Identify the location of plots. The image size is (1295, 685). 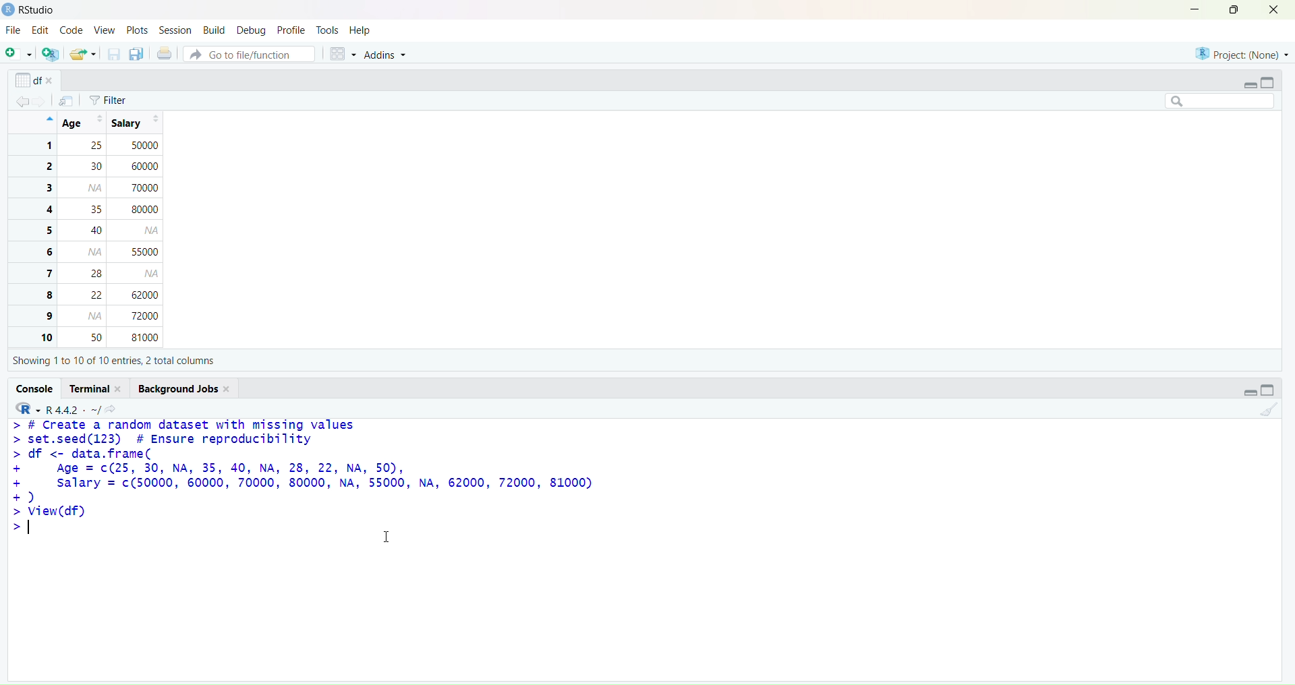
(137, 29).